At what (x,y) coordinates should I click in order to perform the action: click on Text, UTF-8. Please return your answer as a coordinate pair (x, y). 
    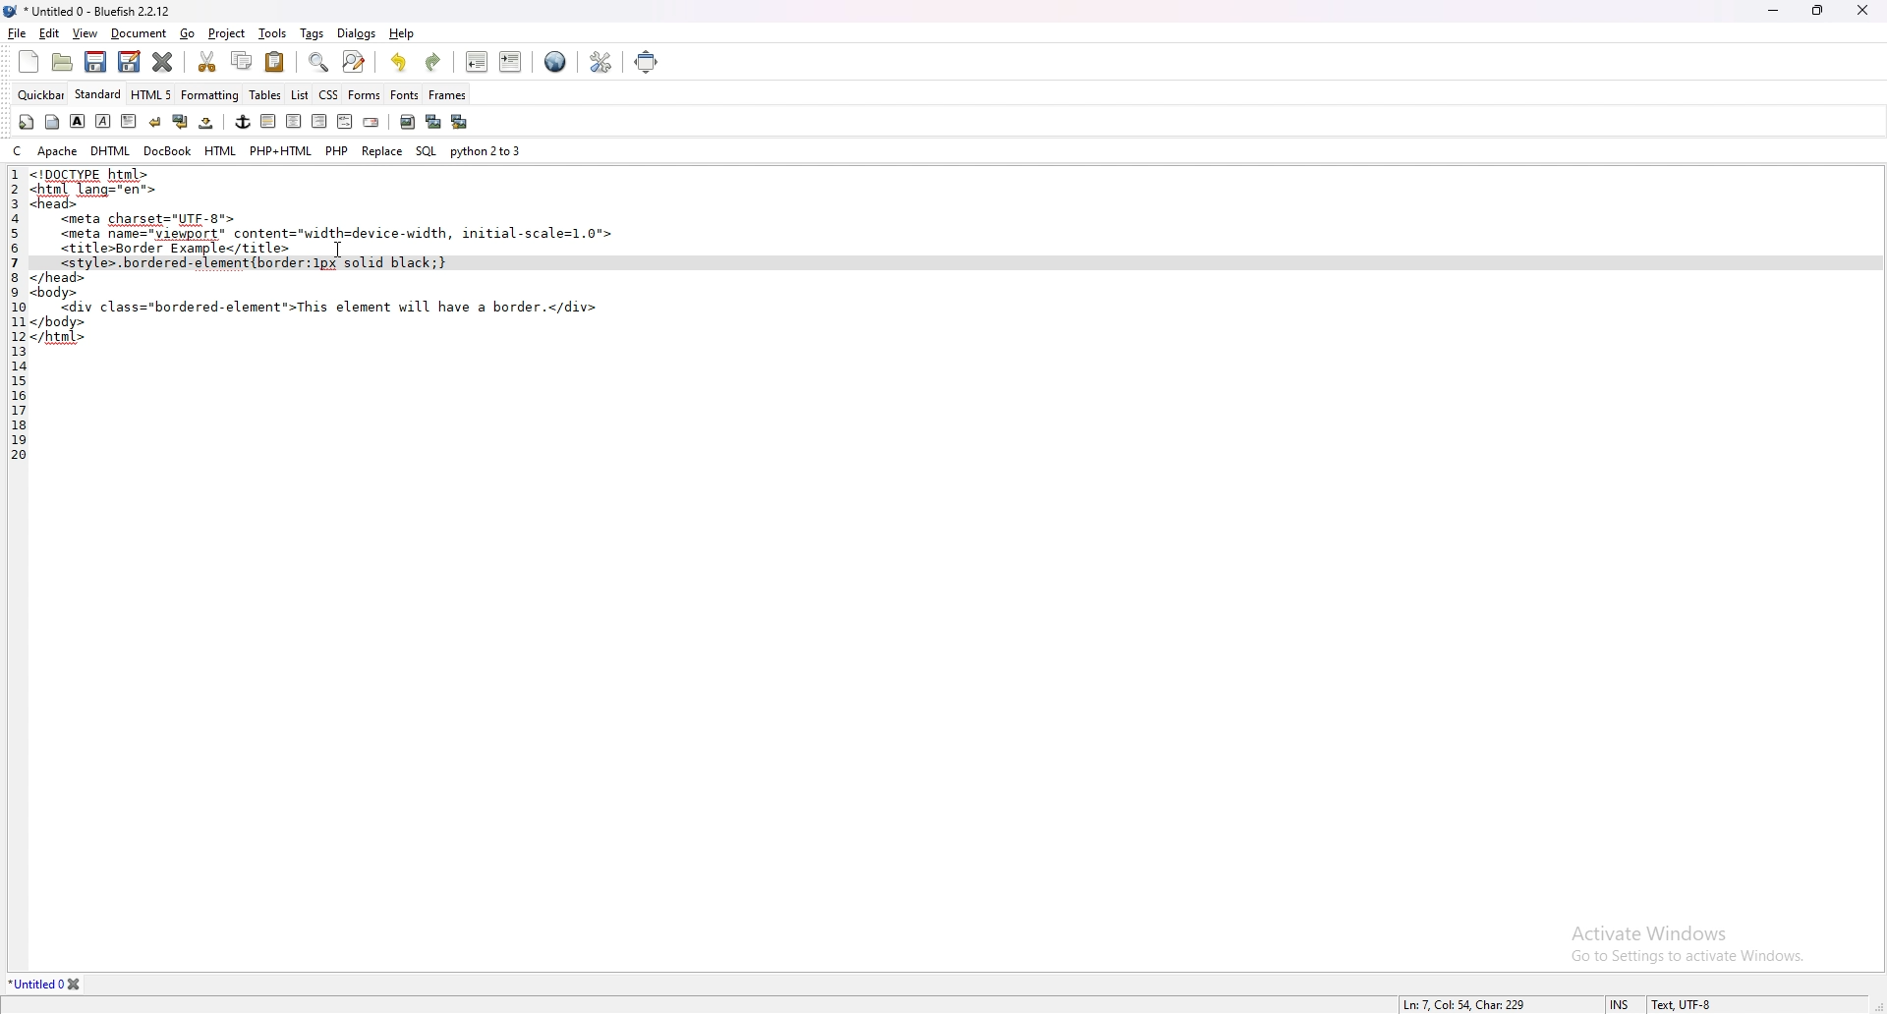
    Looking at the image, I should click on (1680, 1004).